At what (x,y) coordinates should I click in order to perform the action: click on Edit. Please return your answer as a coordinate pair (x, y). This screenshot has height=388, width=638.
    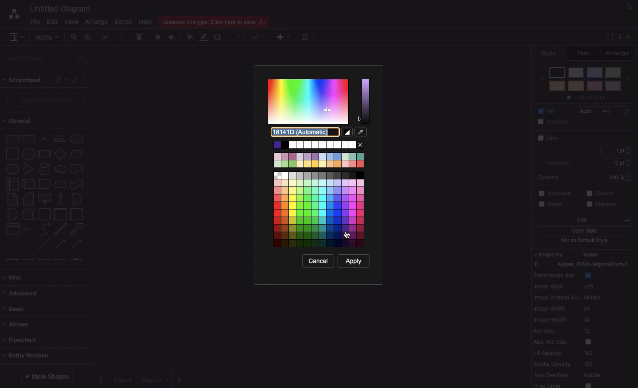
    Looking at the image, I should click on (584, 221).